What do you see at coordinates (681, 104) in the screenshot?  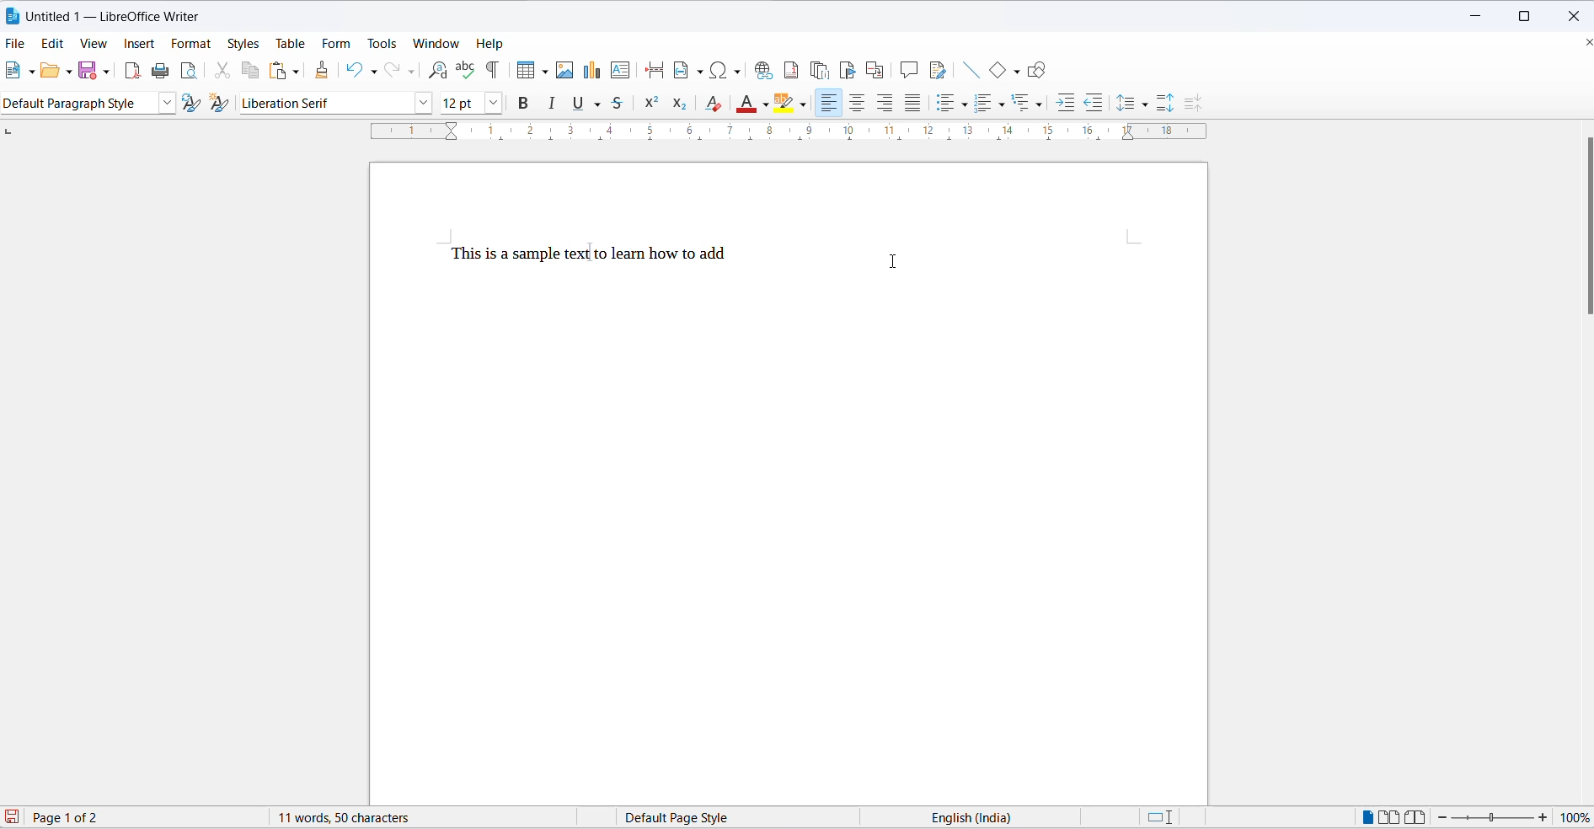 I see `subscript` at bounding box center [681, 104].